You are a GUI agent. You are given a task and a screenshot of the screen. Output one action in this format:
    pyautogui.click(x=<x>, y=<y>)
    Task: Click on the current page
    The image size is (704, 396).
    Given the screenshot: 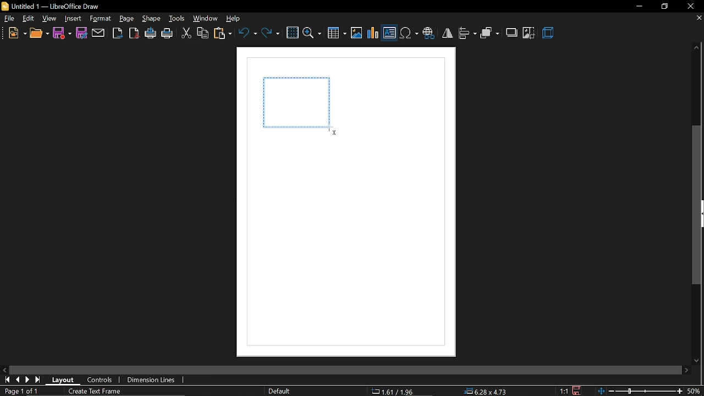 What is the action you would take?
    pyautogui.click(x=20, y=391)
    